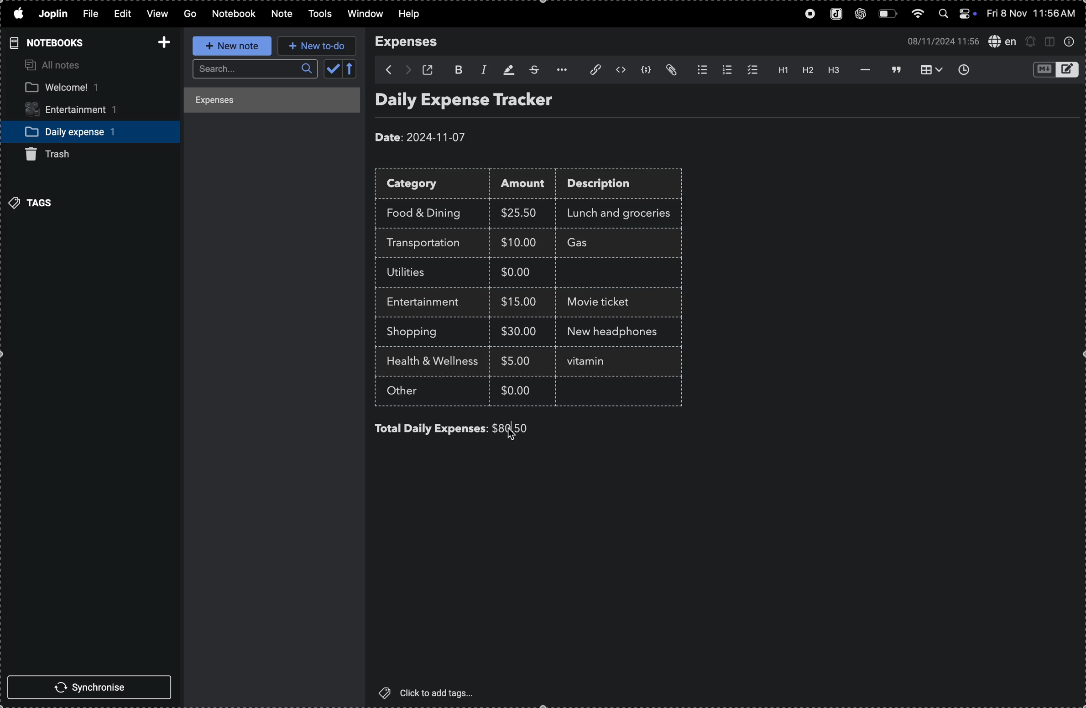 This screenshot has width=1086, height=708. Describe the element at coordinates (317, 46) in the screenshot. I see `new to do` at that location.